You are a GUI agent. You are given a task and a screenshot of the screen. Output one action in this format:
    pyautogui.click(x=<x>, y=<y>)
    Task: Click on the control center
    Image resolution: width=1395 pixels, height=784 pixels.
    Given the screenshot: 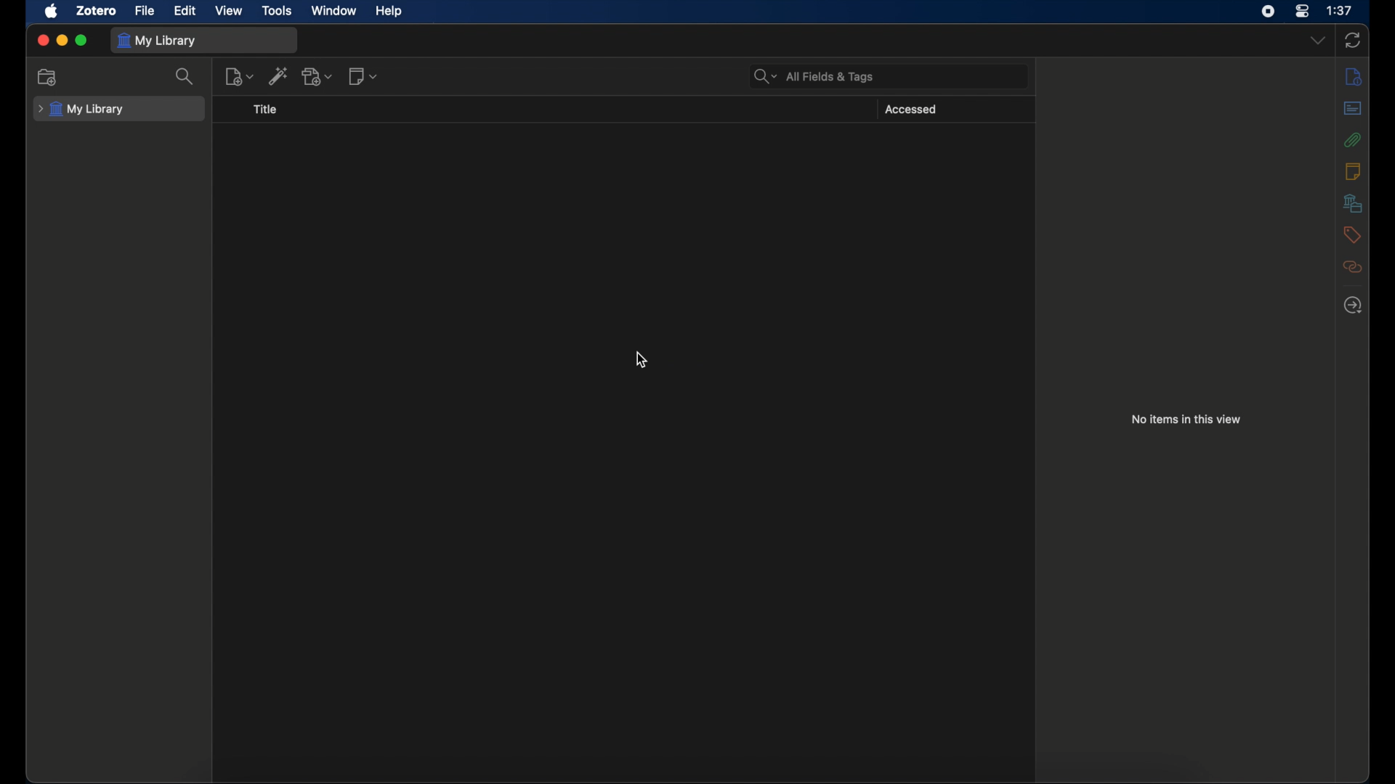 What is the action you would take?
    pyautogui.click(x=1302, y=11)
    